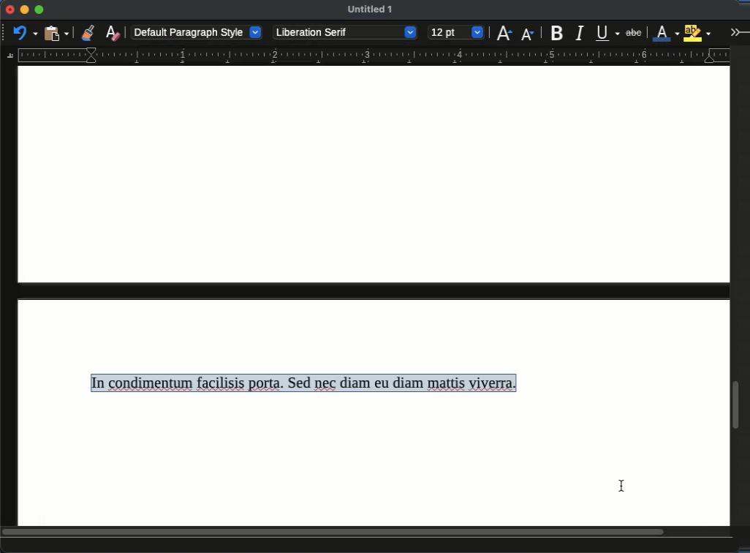 The height and width of the screenshot is (553, 750). What do you see at coordinates (504, 32) in the screenshot?
I see `increase size` at bounding box center [504, 32].